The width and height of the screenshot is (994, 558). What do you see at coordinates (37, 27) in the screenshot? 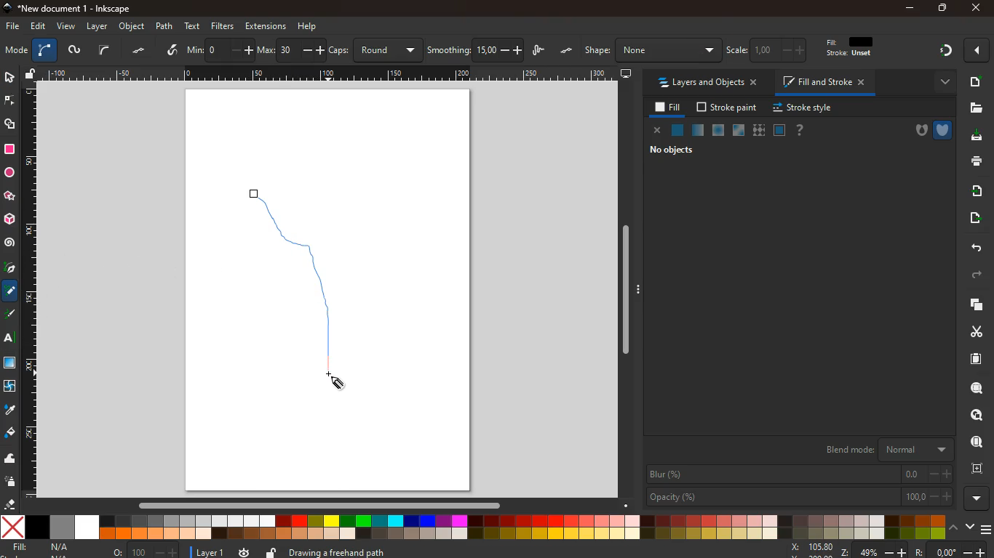
I see `edit` at bounding box center [37, 27].